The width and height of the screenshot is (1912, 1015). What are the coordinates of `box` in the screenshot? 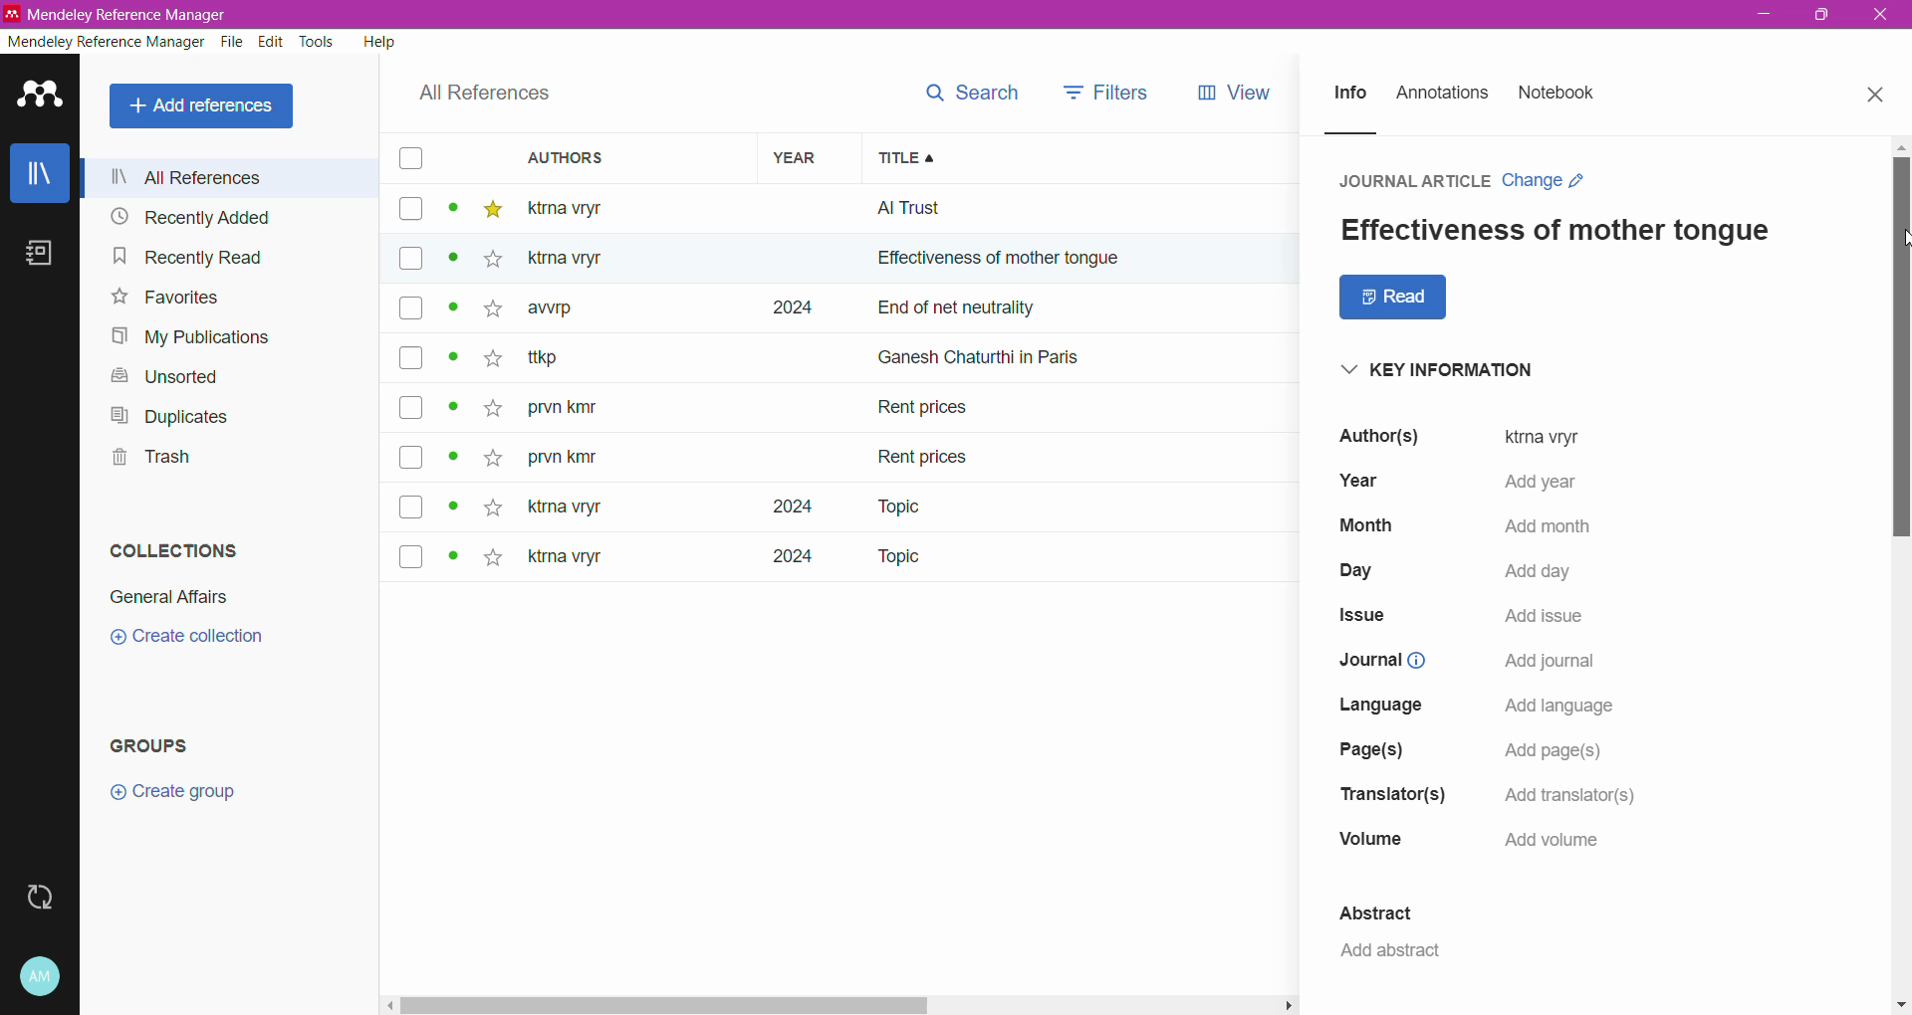 It's located at (410, 210).